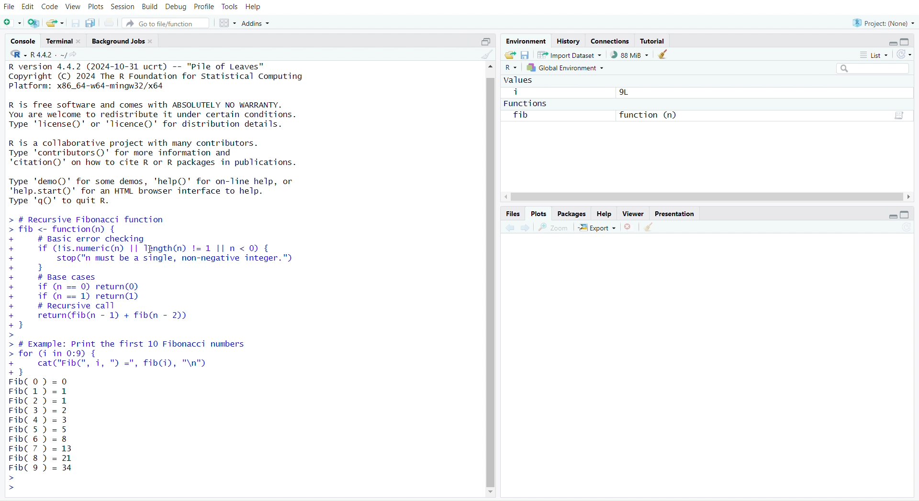 The image size is (919, 501). Describe the element at coordinates (651, 228) in the screenshot. I see `clear all plot` at that location.